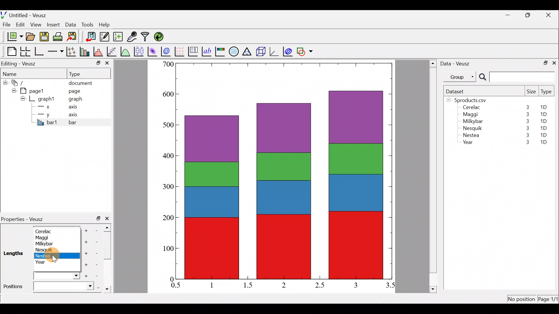  Describe the element at coordinates (471, 115) in the screenshot. I see `Maggi` at that location.